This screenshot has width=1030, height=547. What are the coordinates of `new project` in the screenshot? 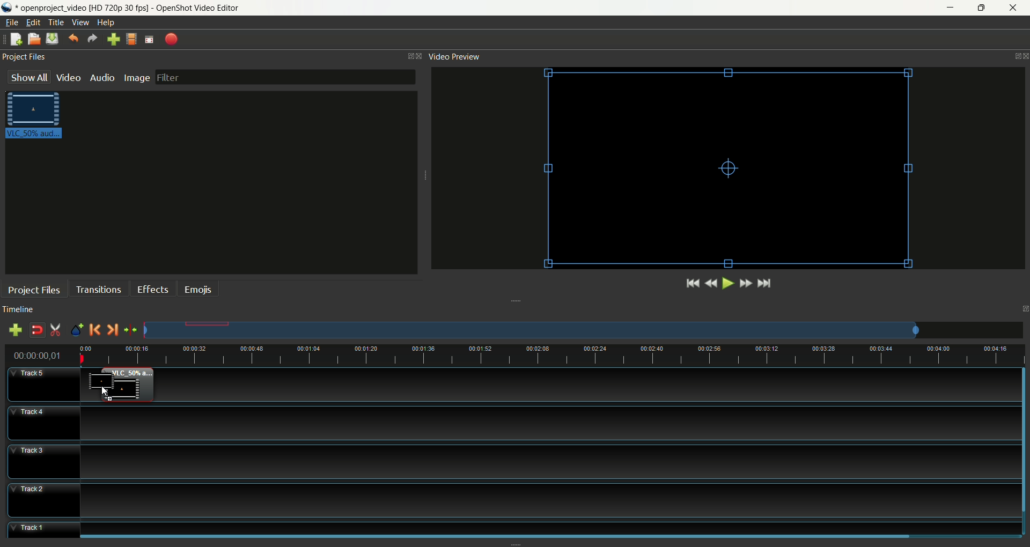 It's located at (15, 39).